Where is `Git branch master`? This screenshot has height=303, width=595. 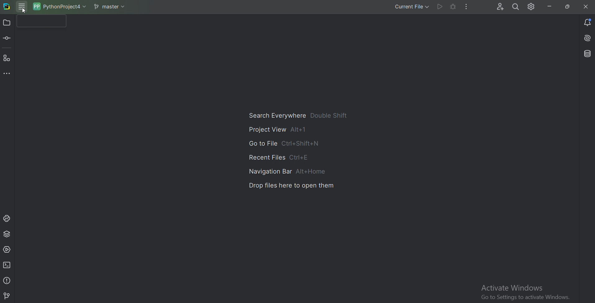
Git branch master is located at coordinates (110, 6).